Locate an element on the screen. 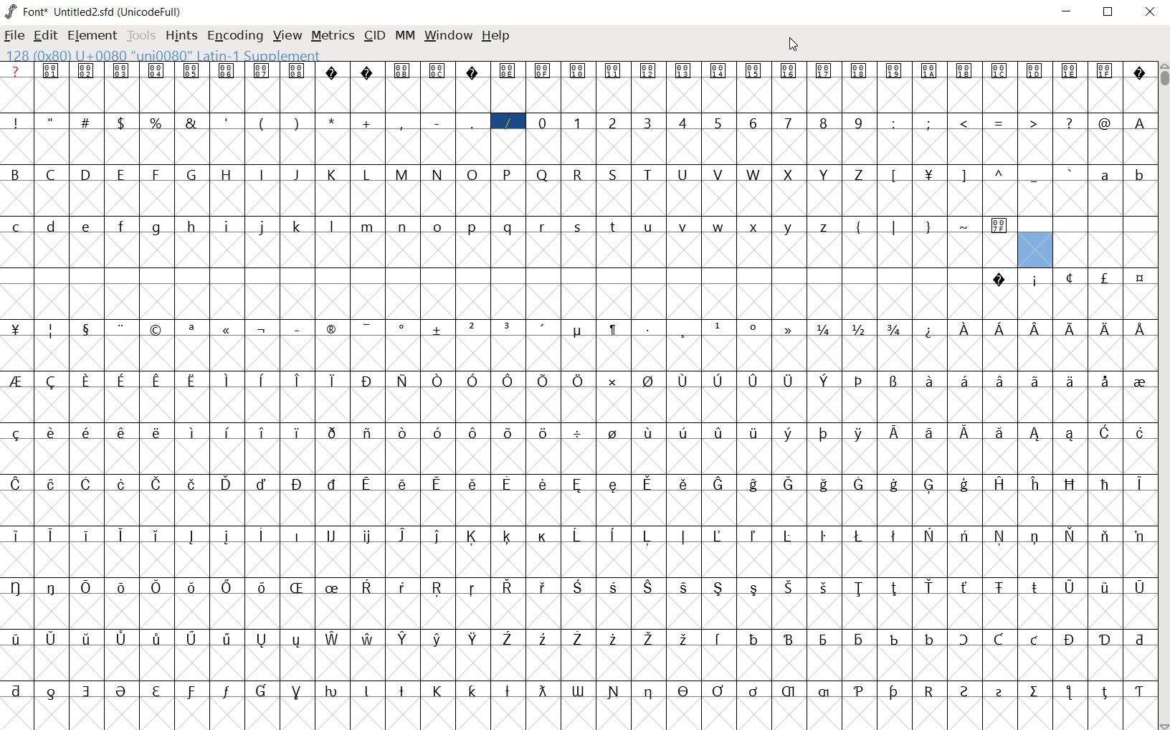 The image size is (1170, 730). glyph is located at coordinates (753, 485).